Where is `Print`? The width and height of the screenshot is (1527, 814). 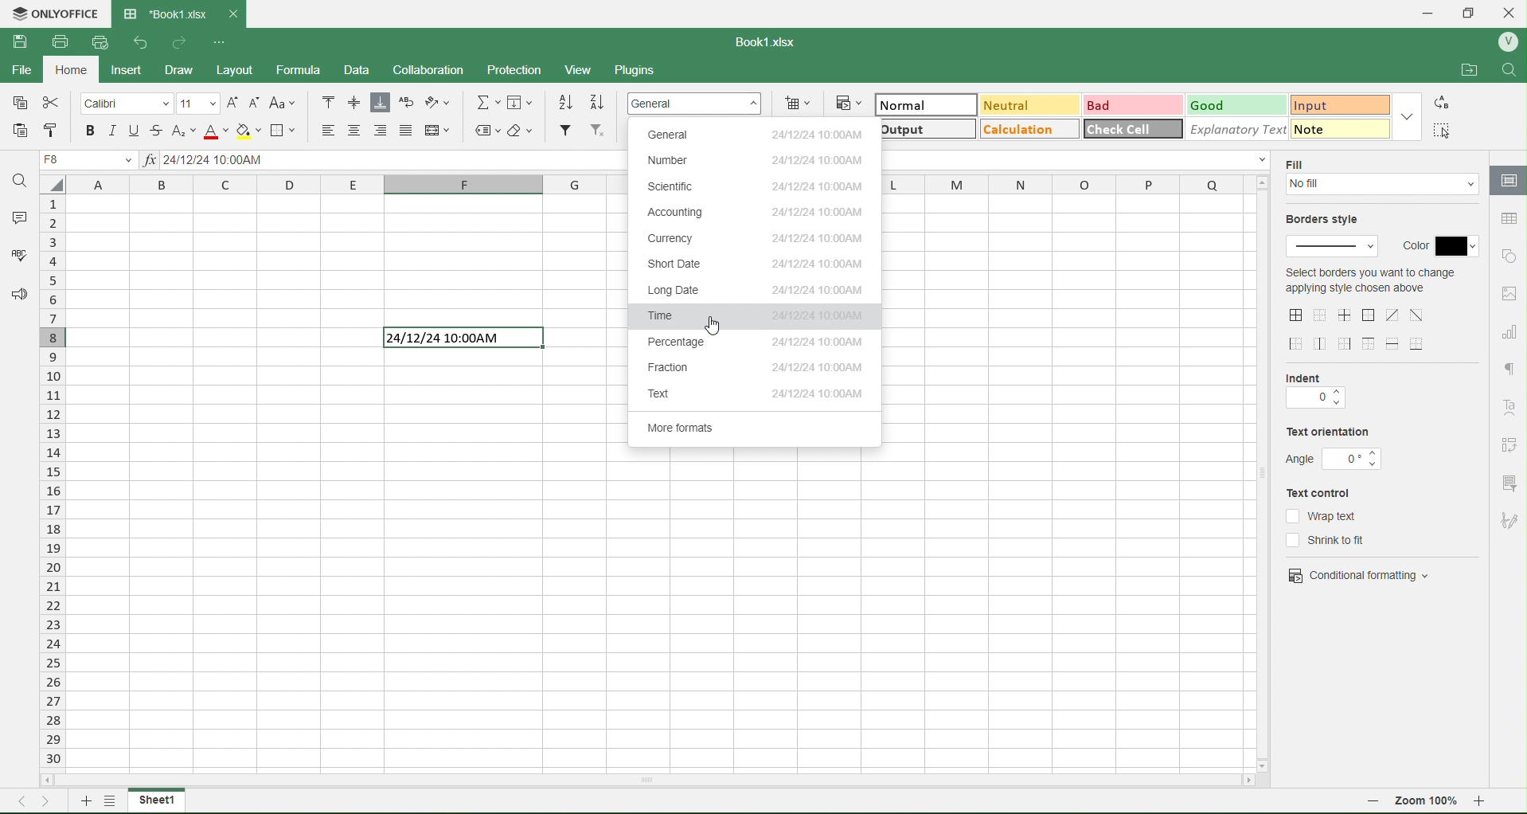
Print is located at coordinates (58, 41).